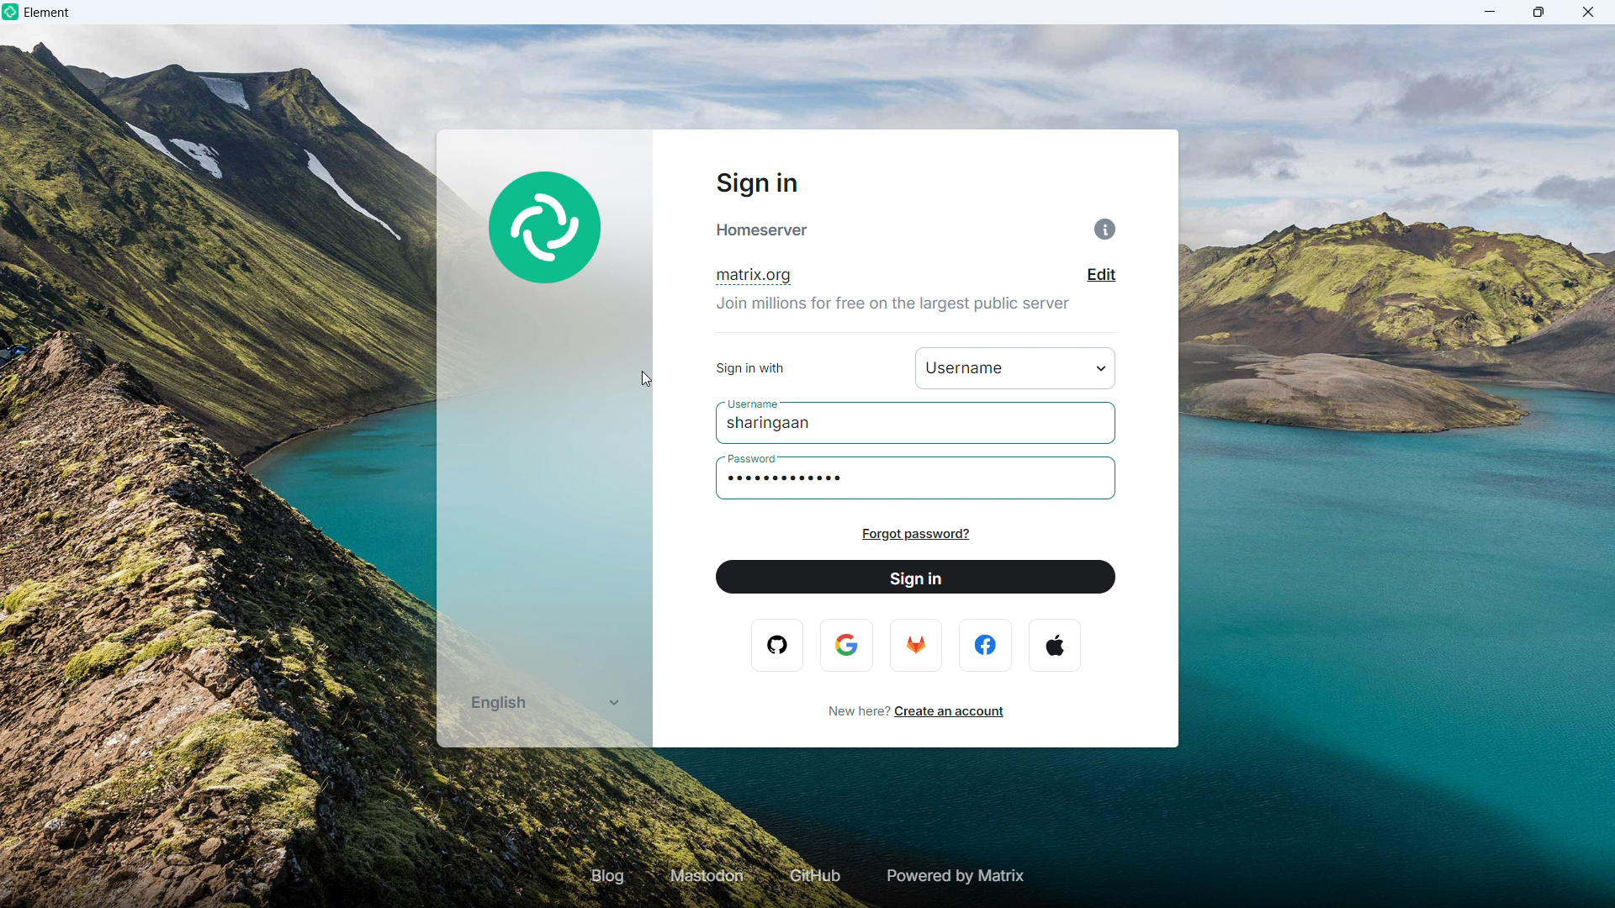  I want to click on Domain name , so click(752, 277).